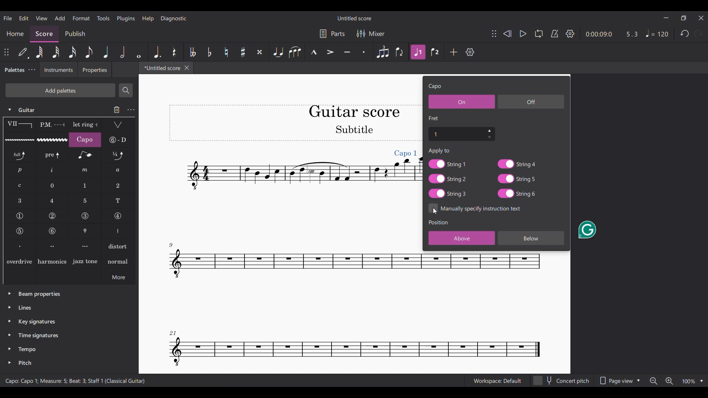 The width and height of the screenshot is (708, 398). Describe the element at coordinates (187, 68) in the screenshot. I see `Close tab` at that location.